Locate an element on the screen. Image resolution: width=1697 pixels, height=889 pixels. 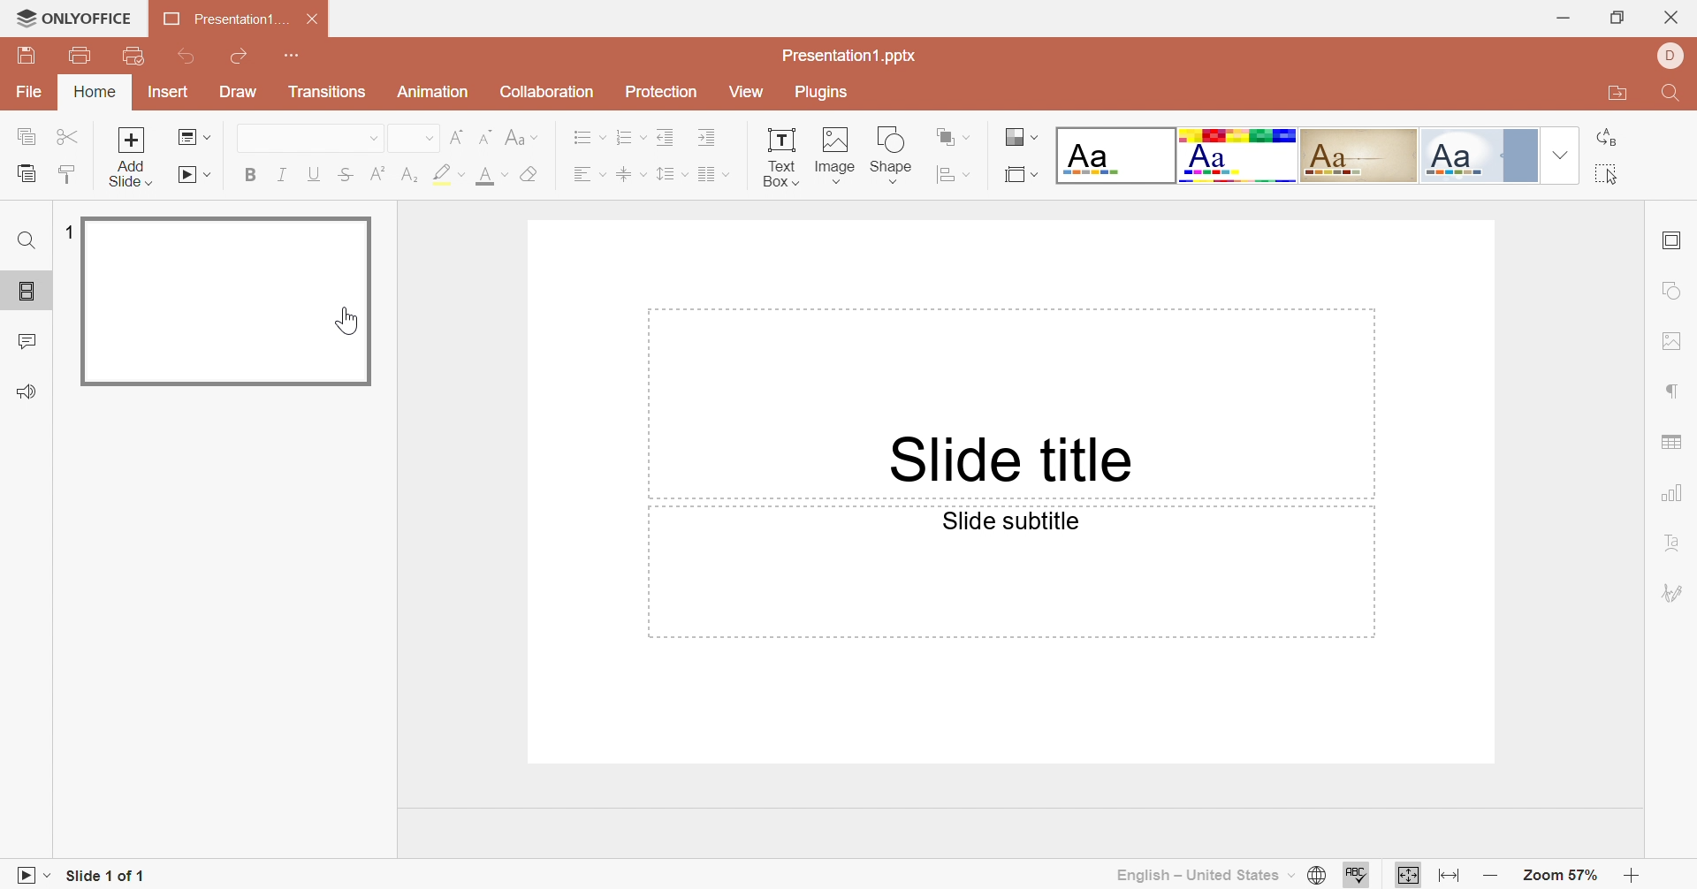
Insert column is located at coordinates (706, 177).